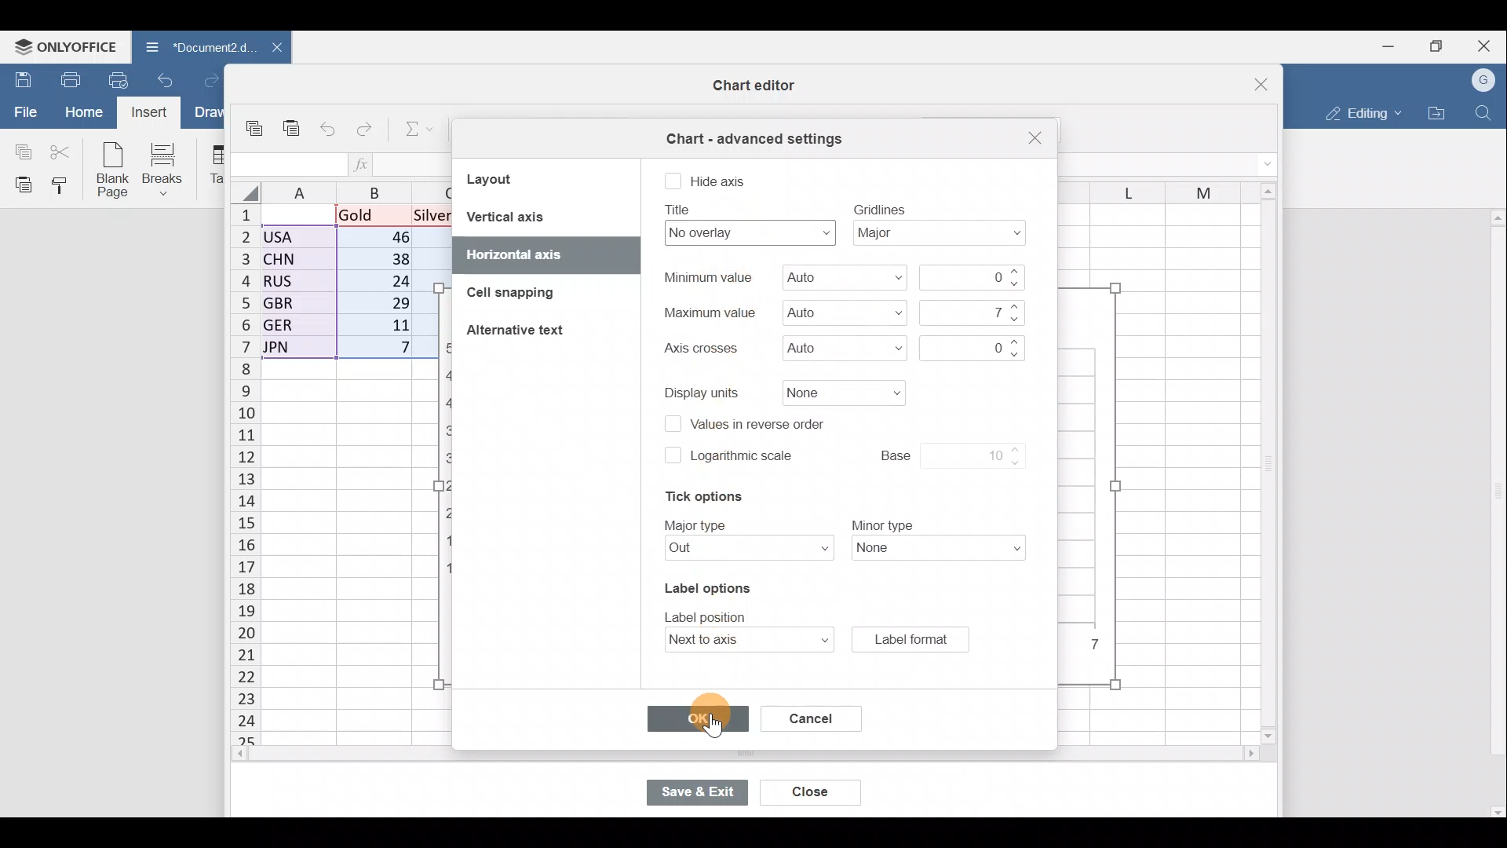 This screenshot has width=1507, height=848. What do you see at coordinates (969, 312) in the screenshot?
I see `Maximum value` at bounding box center [969, 312].